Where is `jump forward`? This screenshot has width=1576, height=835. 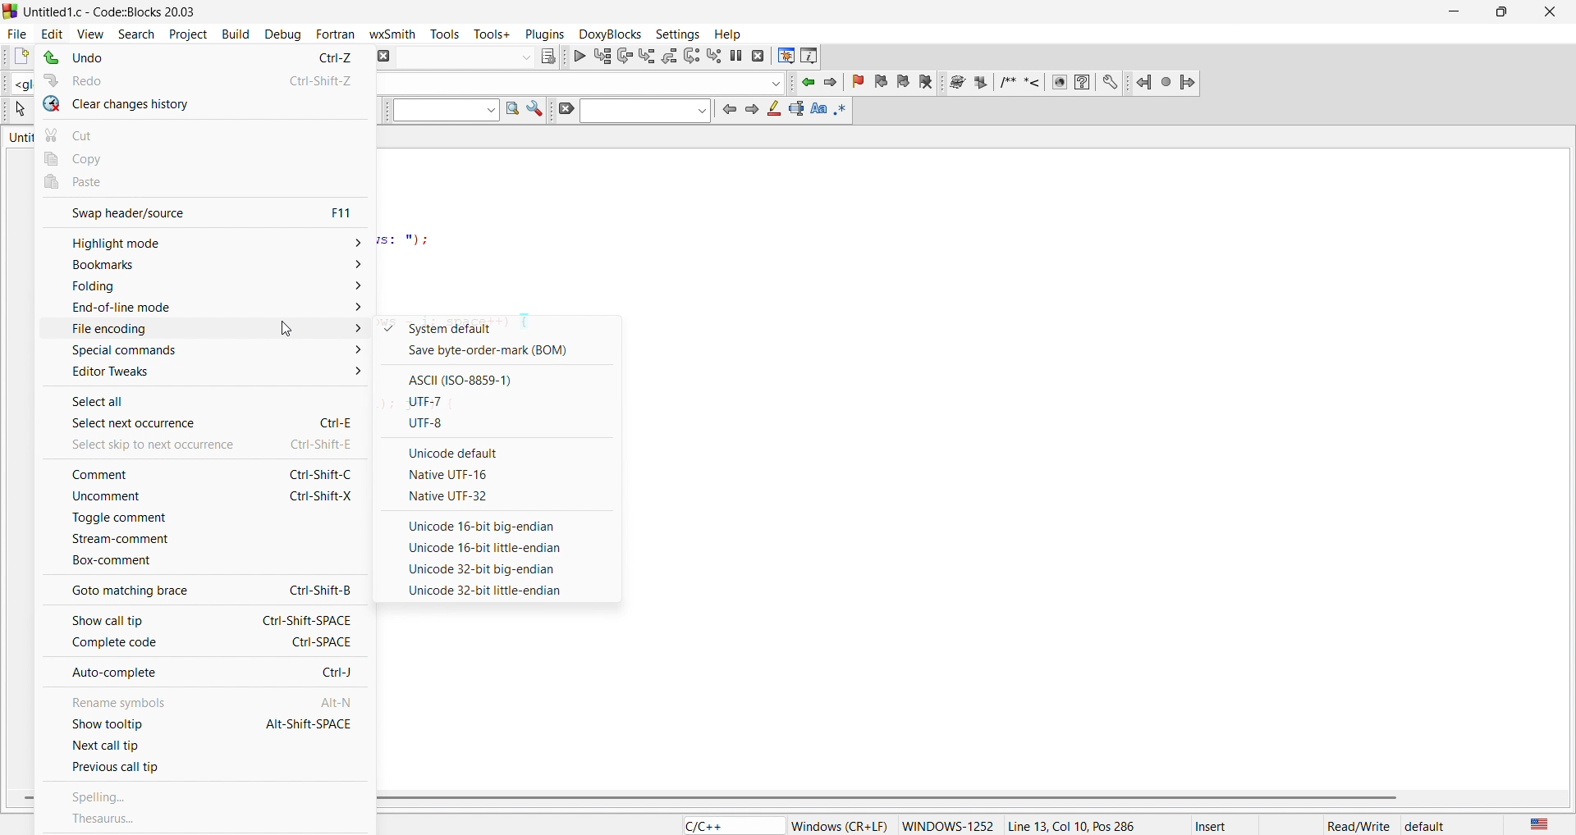
jump forward is located at coordinates (1189, 84).